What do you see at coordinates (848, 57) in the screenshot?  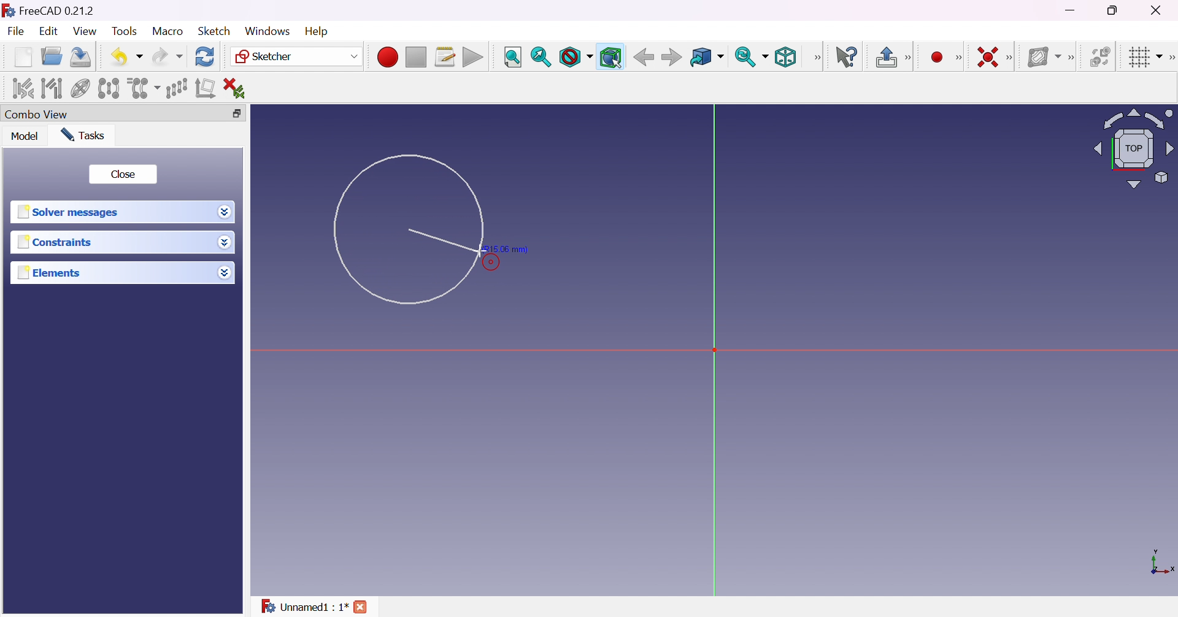 I see `What's this?` at bounding box center [848, 57].